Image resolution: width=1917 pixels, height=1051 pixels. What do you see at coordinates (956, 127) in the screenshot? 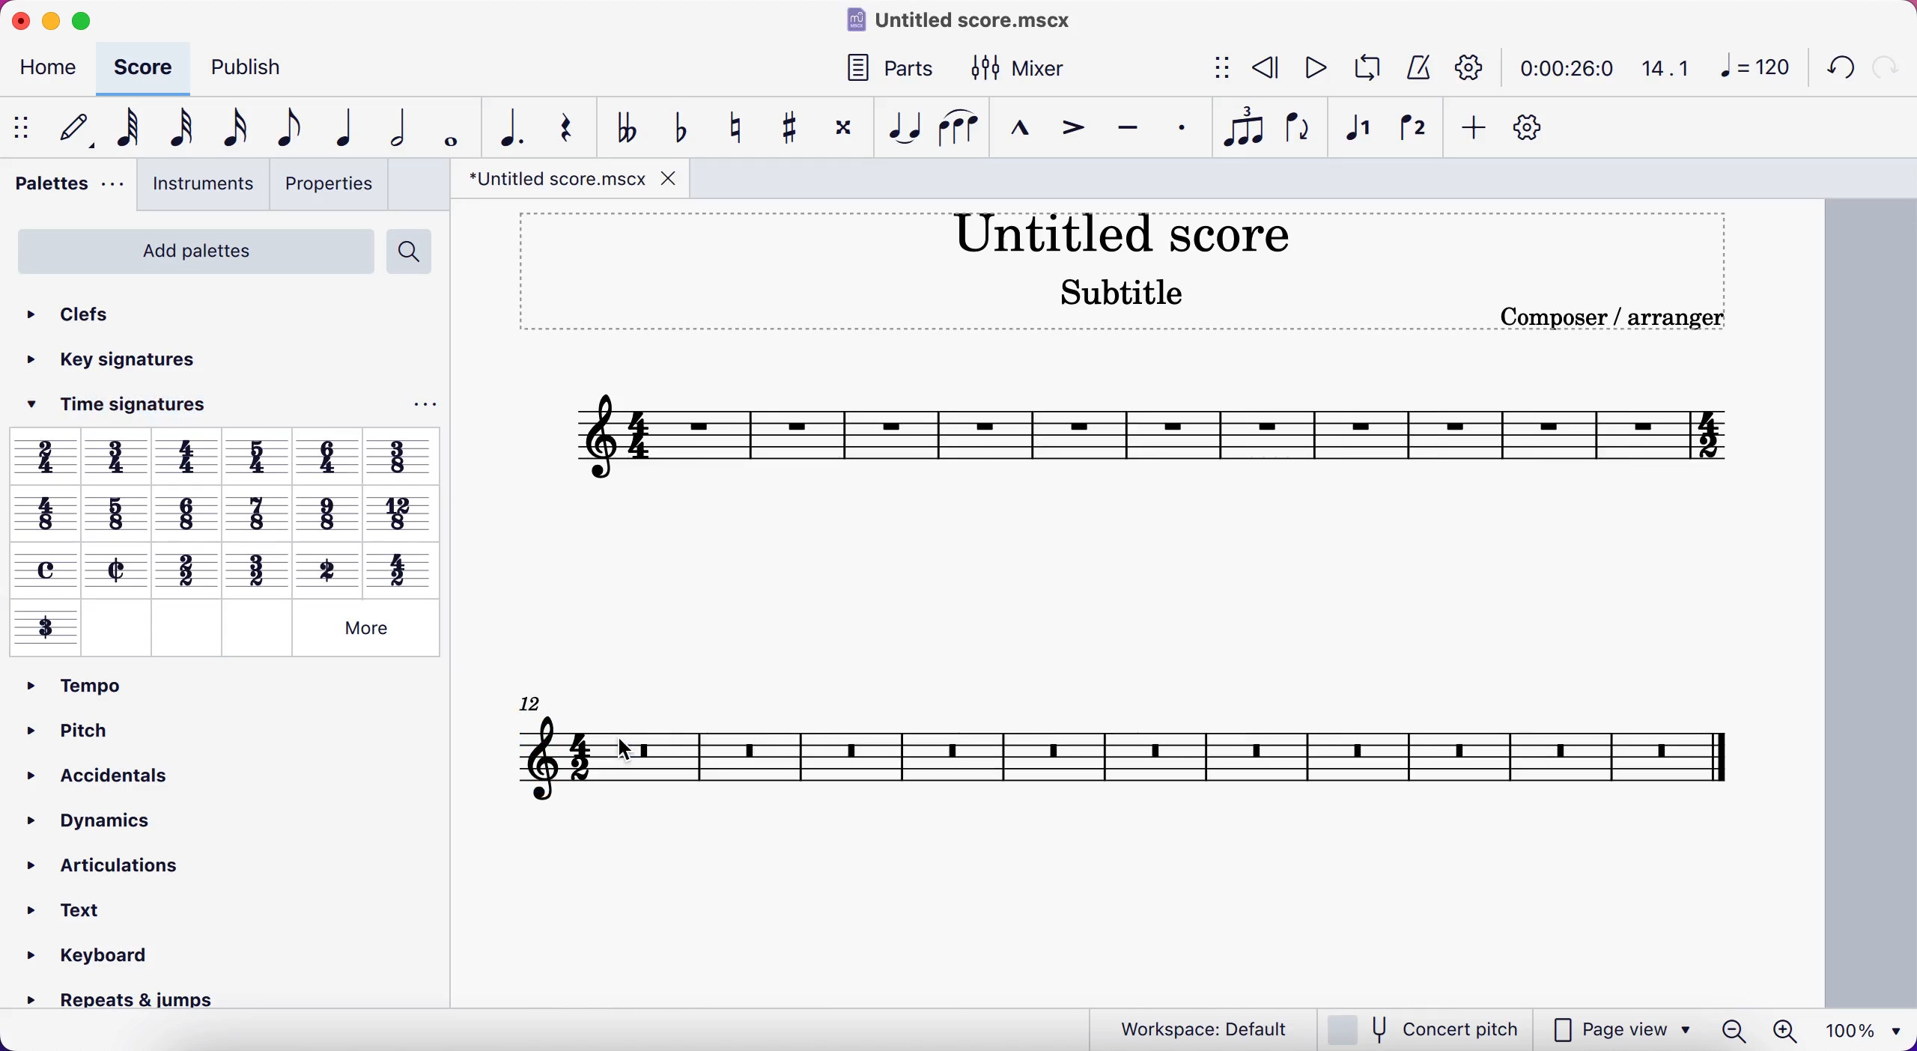
I see `slur` at bounding box center [956, 127].